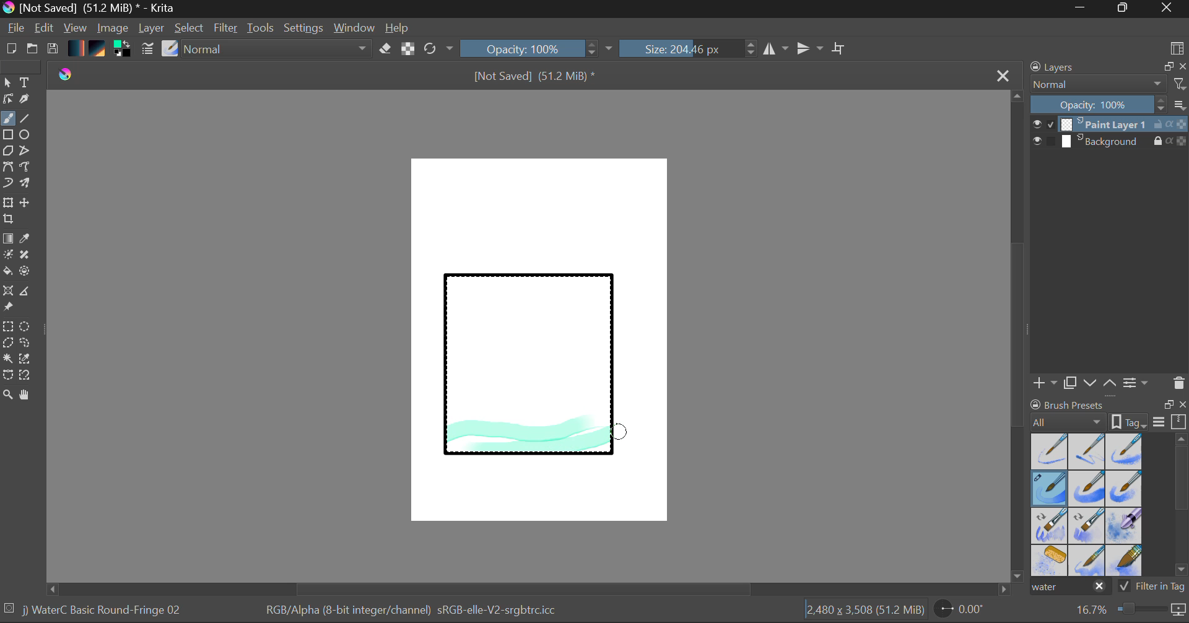 This screenshot has width=1189, height=623. I want to click on Transform Layer, so click(7, 201).